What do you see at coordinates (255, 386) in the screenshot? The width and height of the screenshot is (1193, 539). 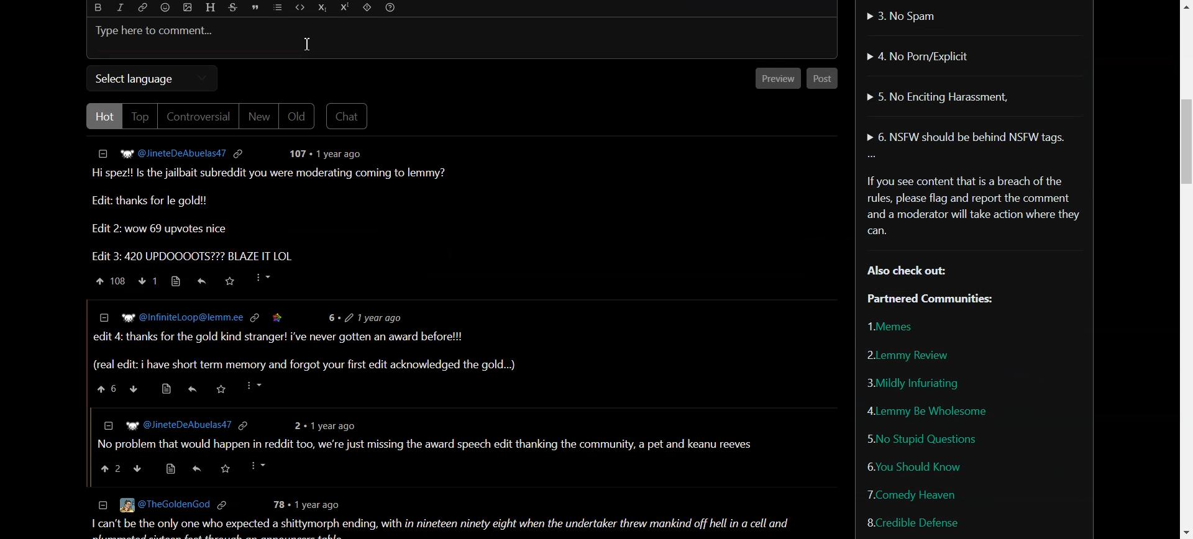 I see `more` at bounding box center [255, 386].